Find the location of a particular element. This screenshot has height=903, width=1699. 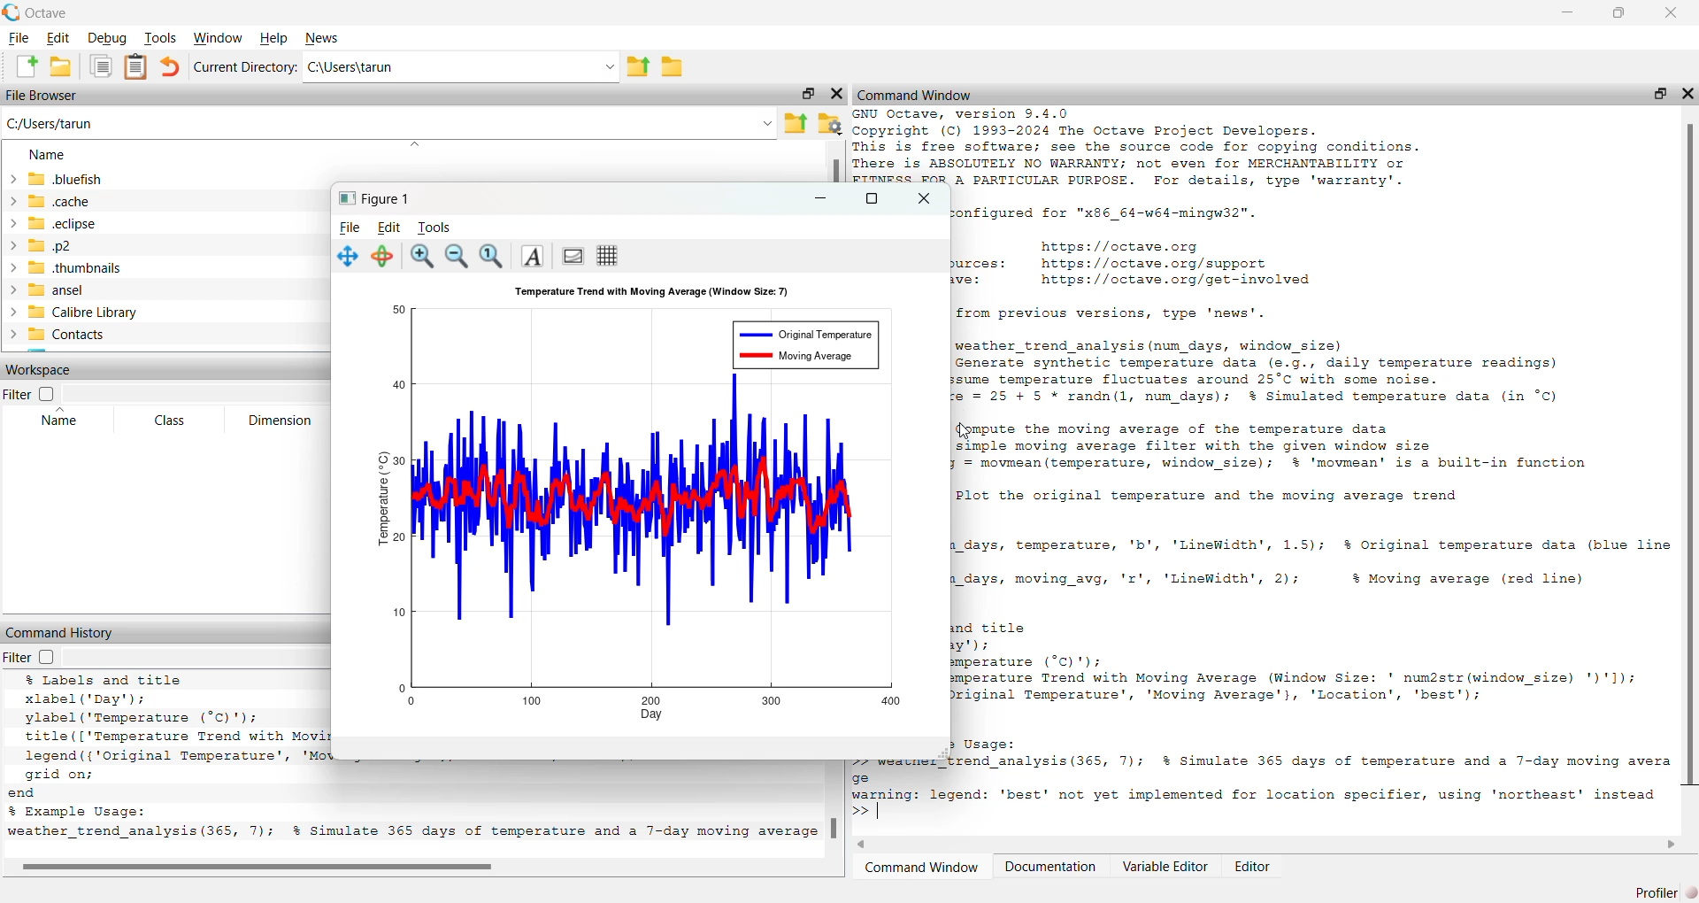

Filter is located at coordinates (27, 657).